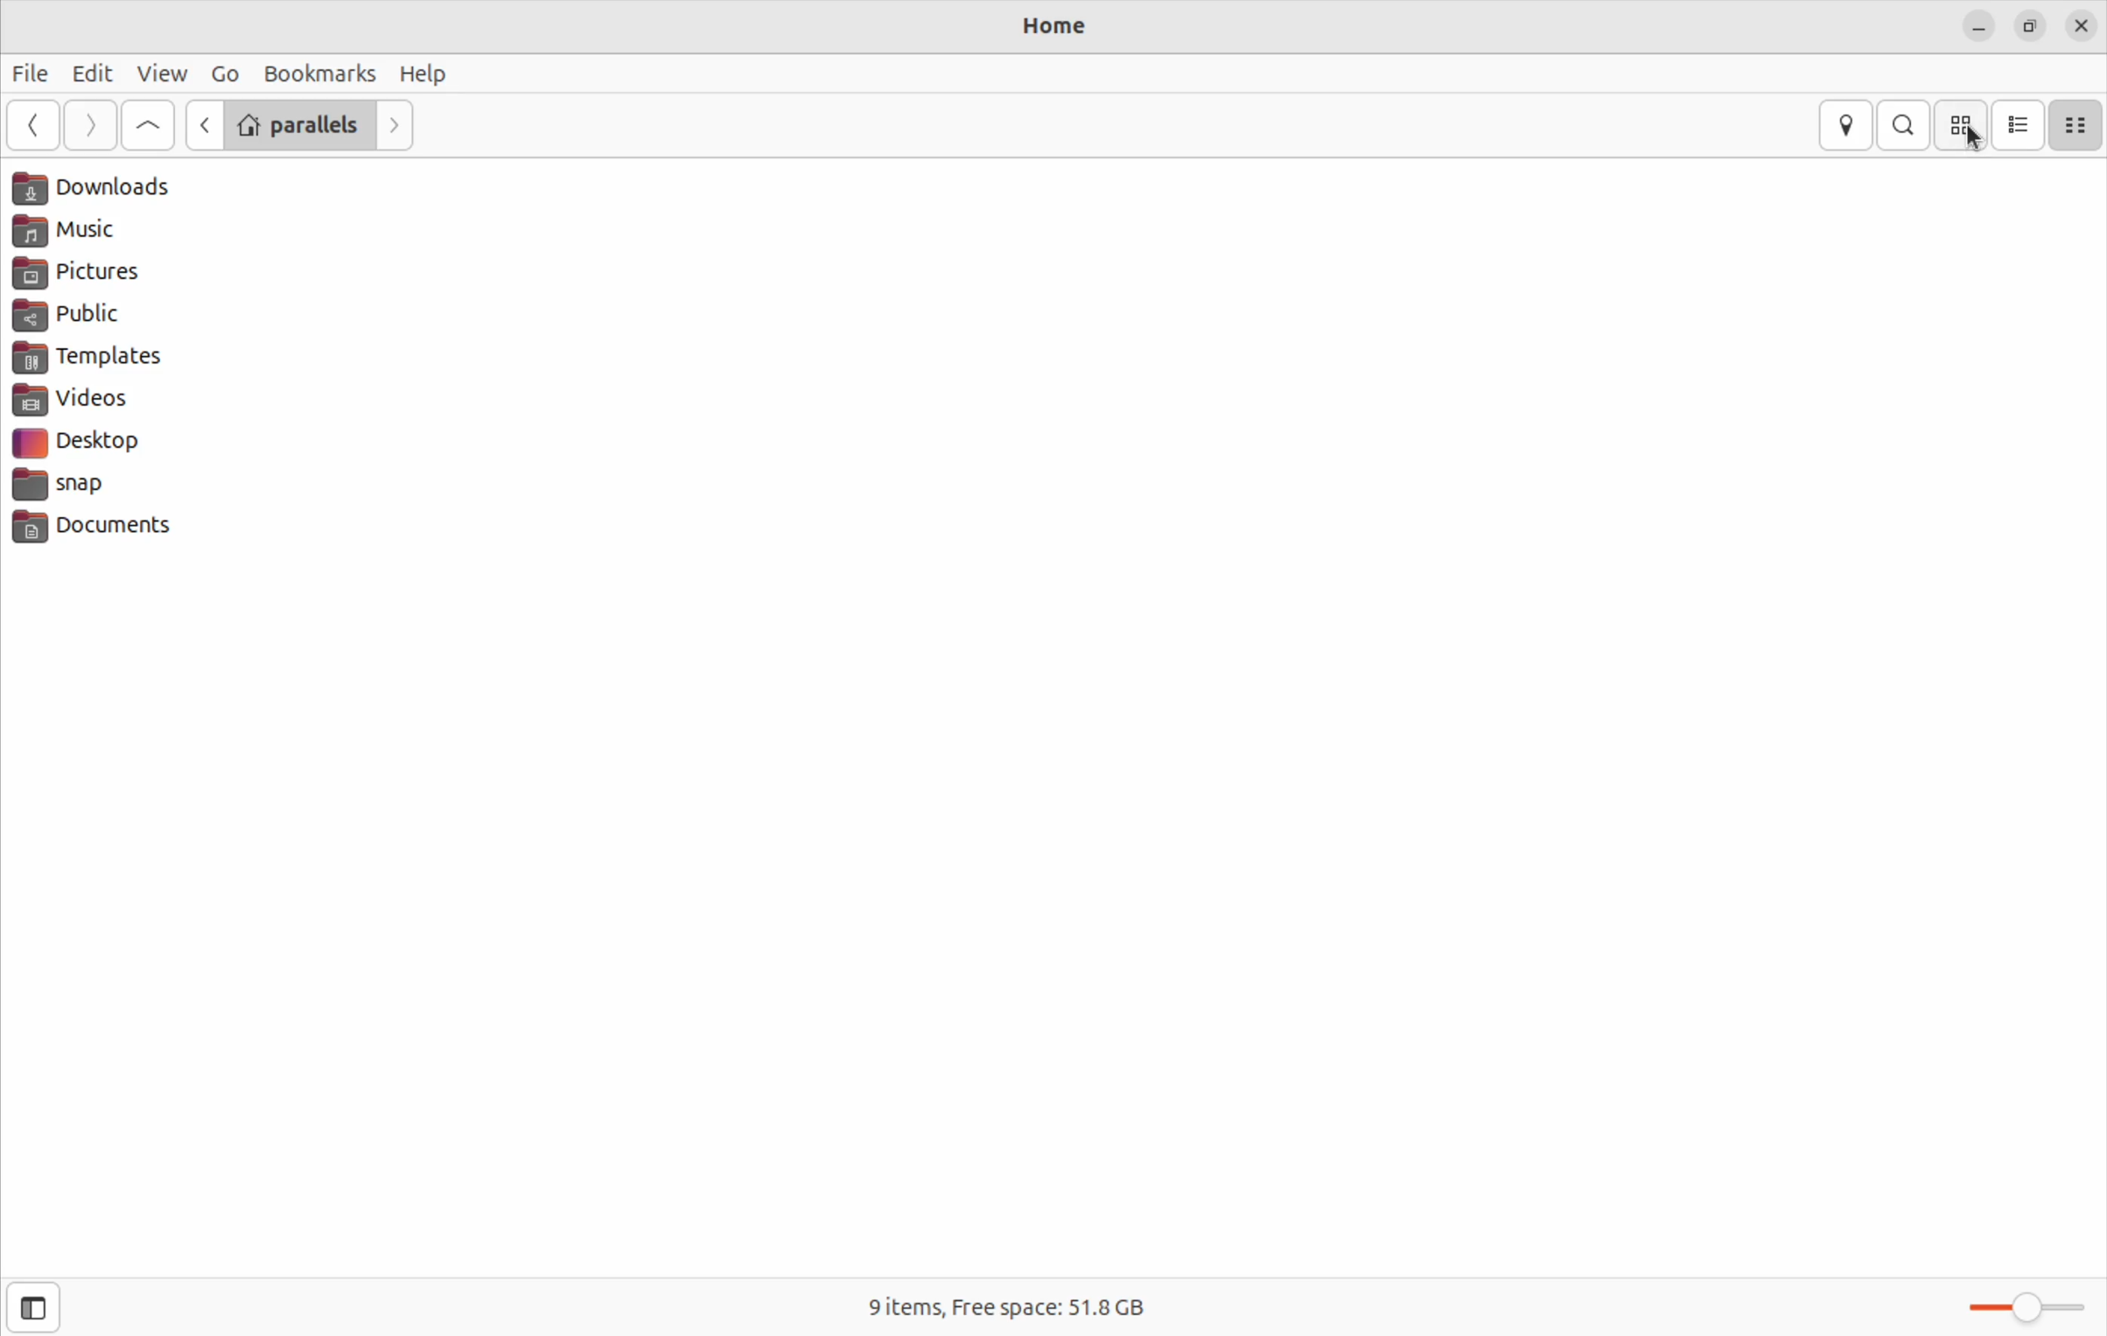 Image resolution: width=2107 pixels, height=1336 pixels. I want to click on File, so click(32, 73).